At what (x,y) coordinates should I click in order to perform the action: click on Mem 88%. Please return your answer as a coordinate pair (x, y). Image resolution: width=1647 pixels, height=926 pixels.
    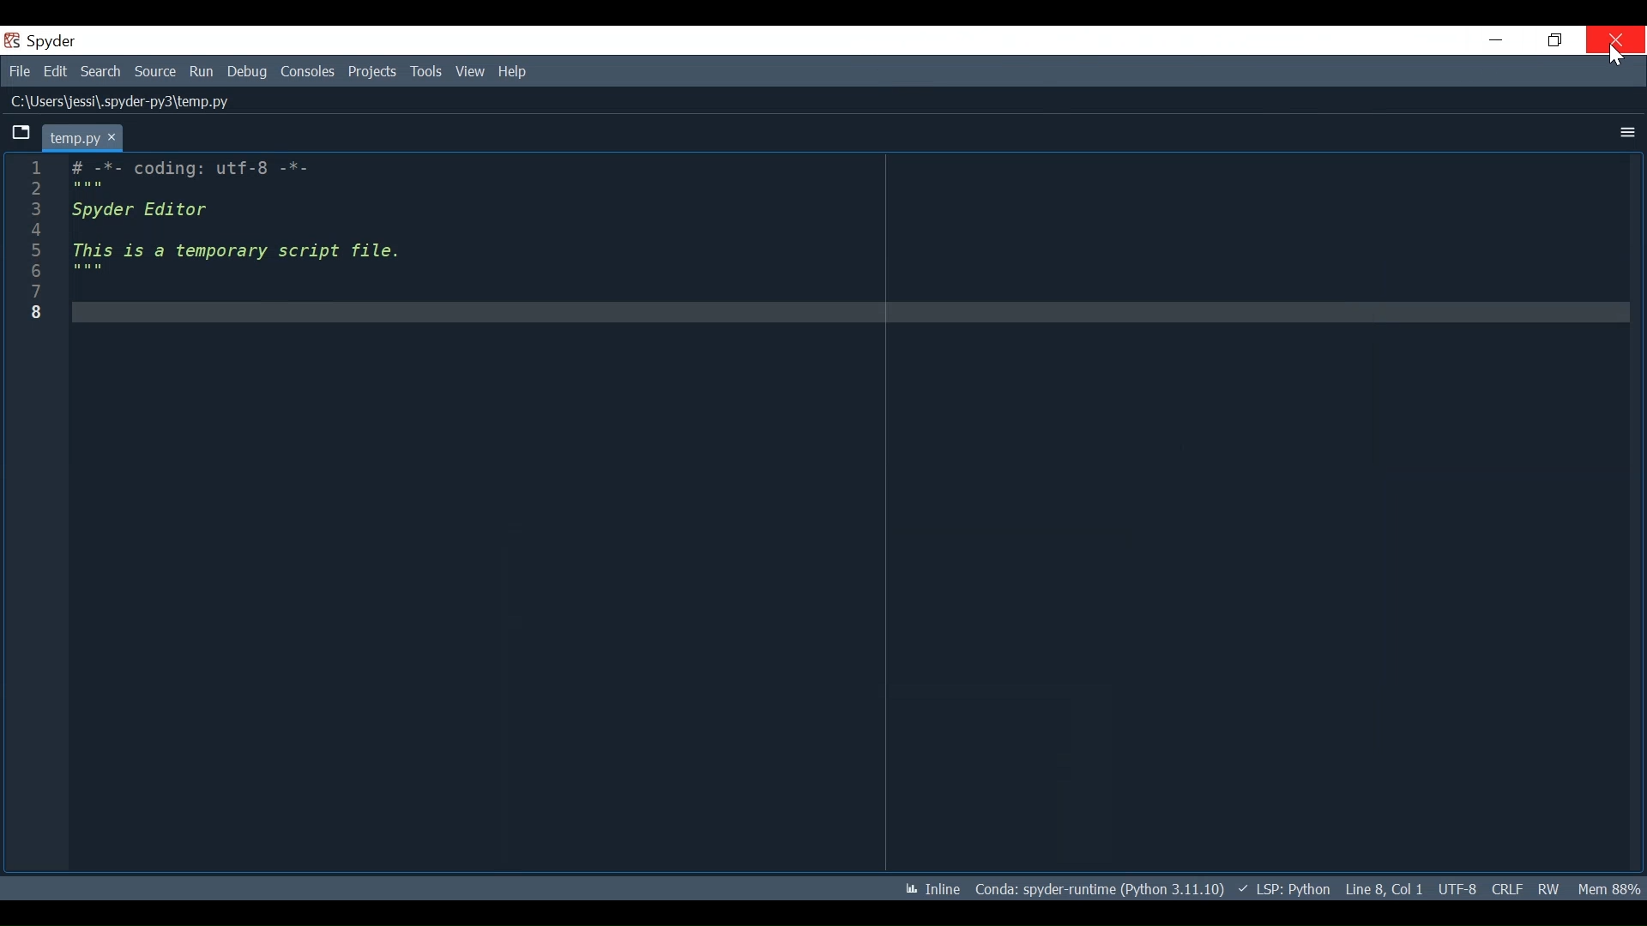
    Looking at the image, I should click on (1609, 889).